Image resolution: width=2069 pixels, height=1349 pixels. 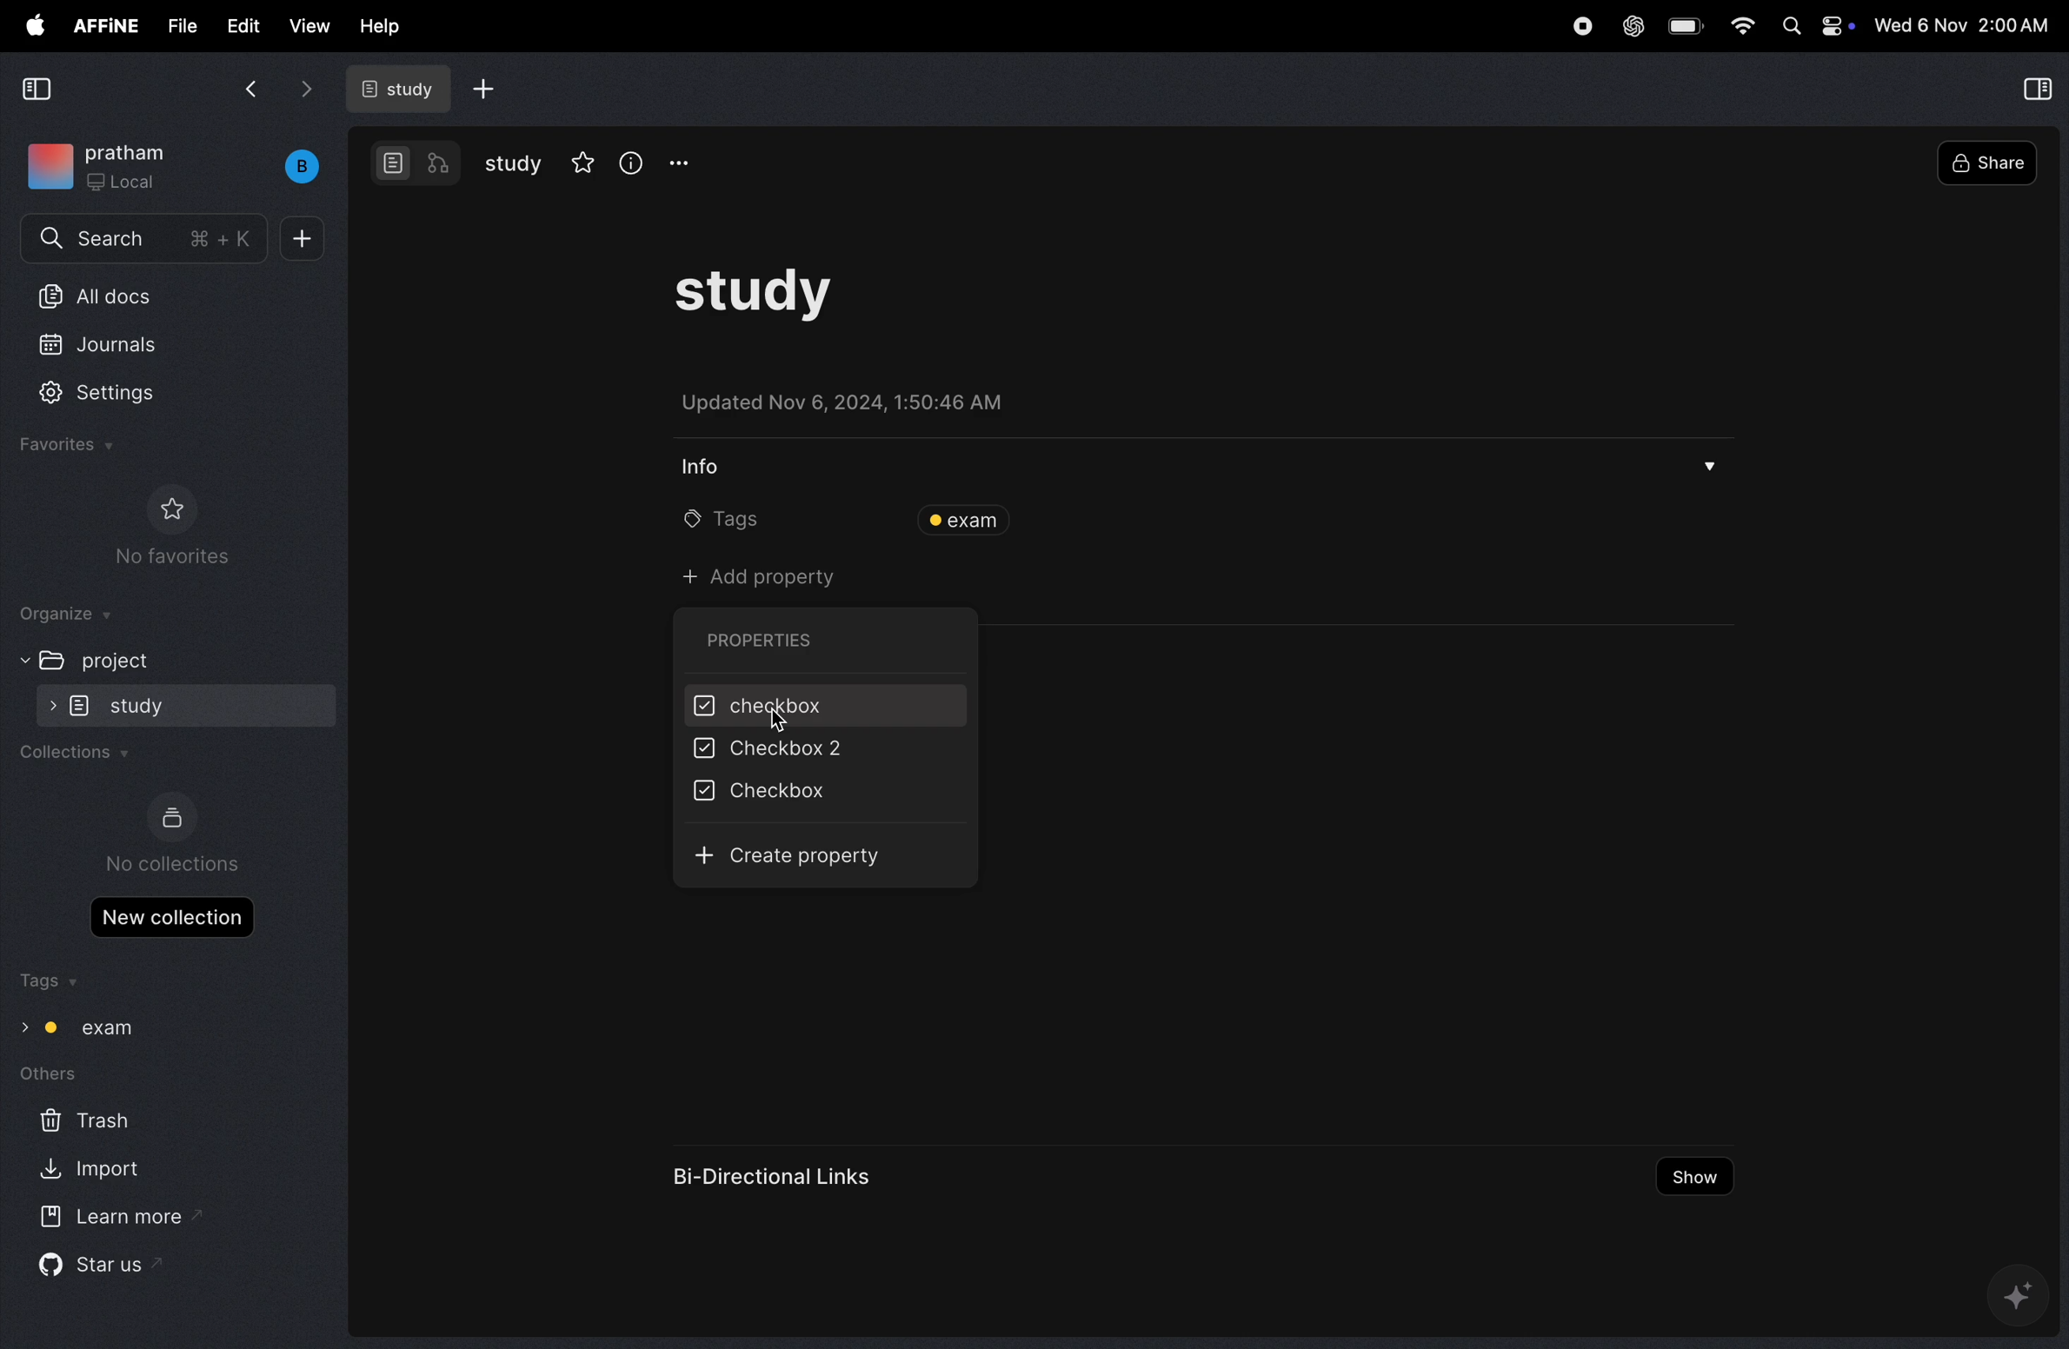 I want to click on back, so click(x=246, y=91).